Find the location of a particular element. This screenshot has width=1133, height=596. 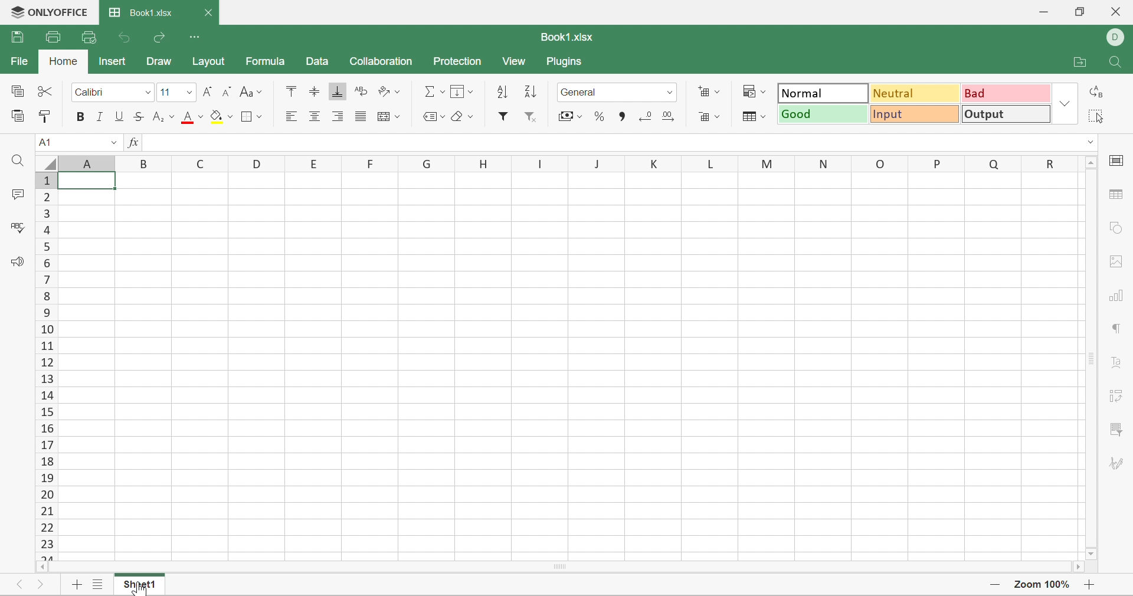

Align Top is located at coordinates (289, 91).